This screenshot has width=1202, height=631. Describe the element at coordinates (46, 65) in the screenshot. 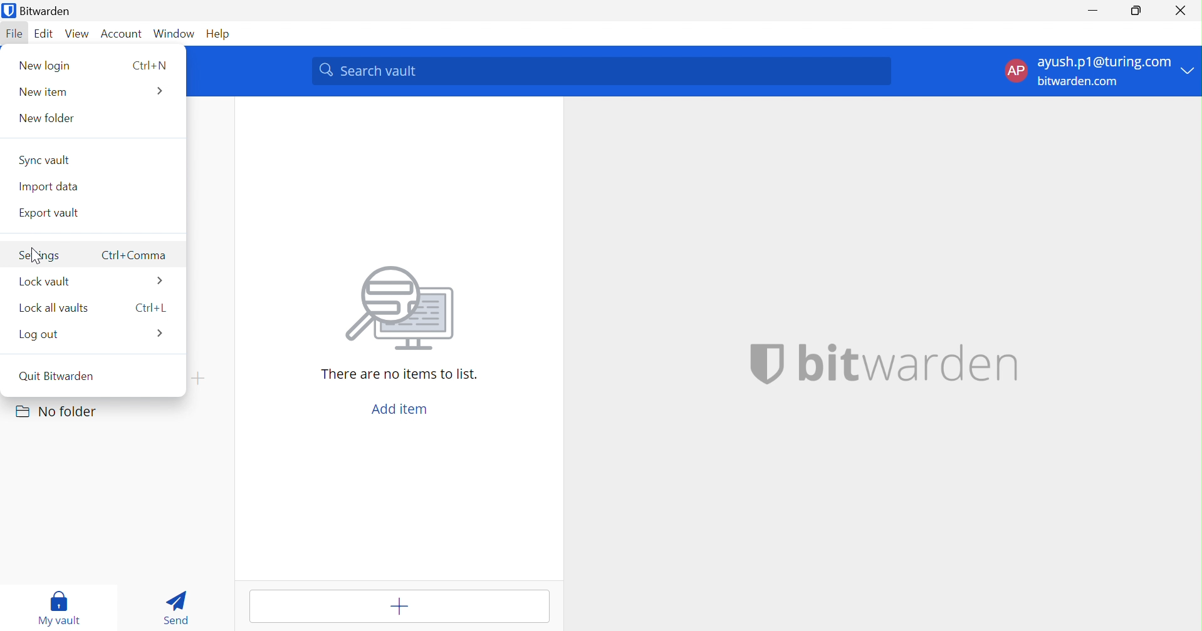

I see `New login` at that location.